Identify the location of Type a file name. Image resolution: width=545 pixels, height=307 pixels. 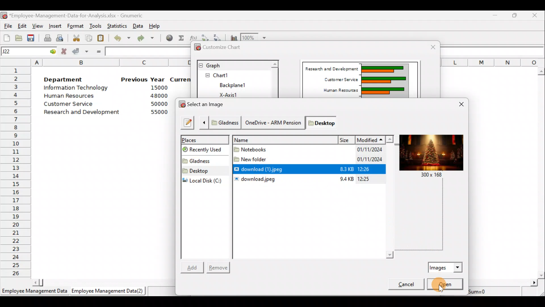
(187, 123).